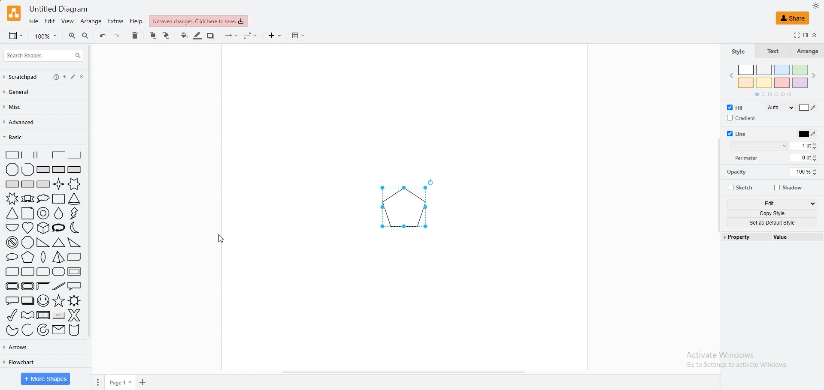  Describe the element at coordinates (818, 149) in the screenshot. I see `decrease line width` at that location.